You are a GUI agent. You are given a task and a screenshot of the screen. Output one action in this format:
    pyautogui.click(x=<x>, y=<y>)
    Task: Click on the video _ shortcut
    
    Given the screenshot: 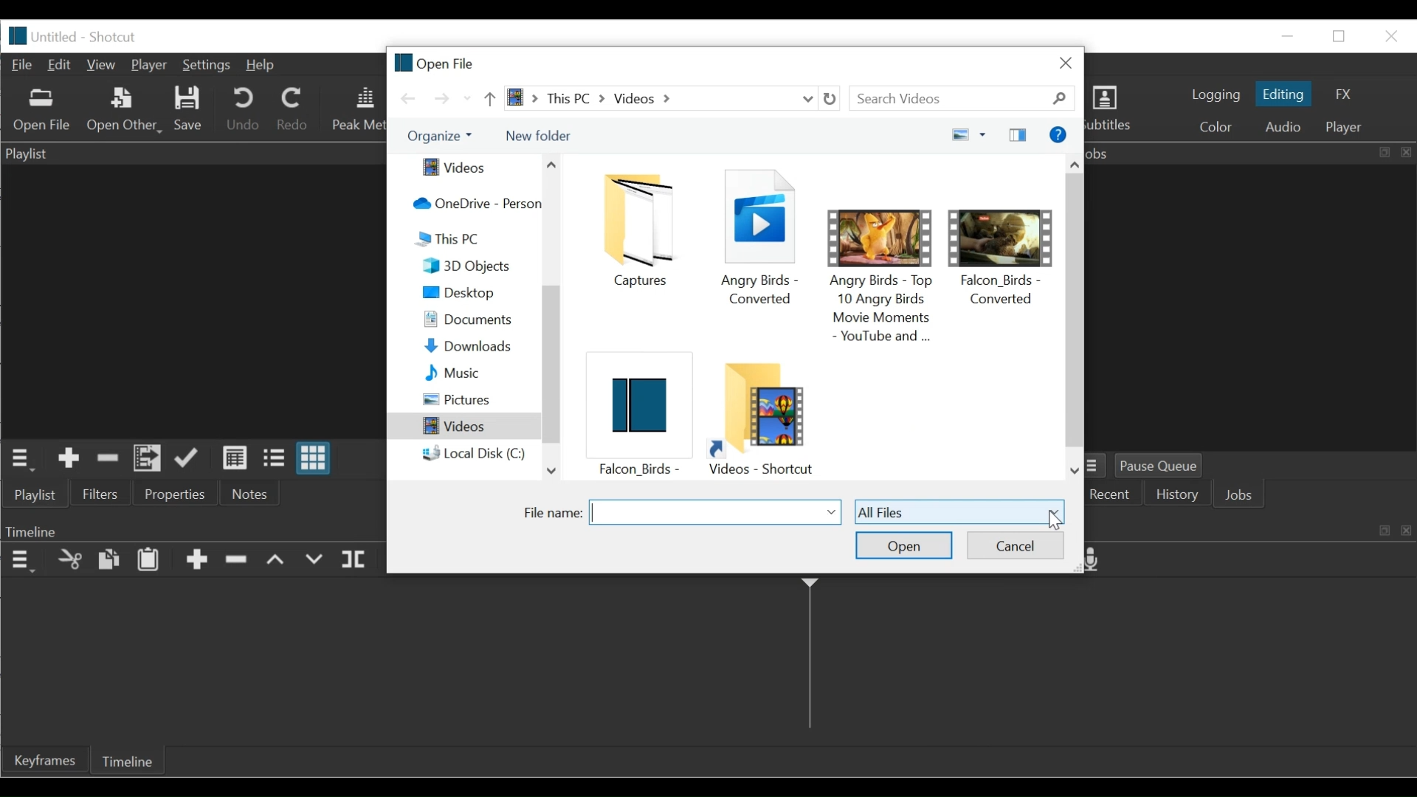 What is the action you would take?
    pyautogui.click(x=767, y=418)
    